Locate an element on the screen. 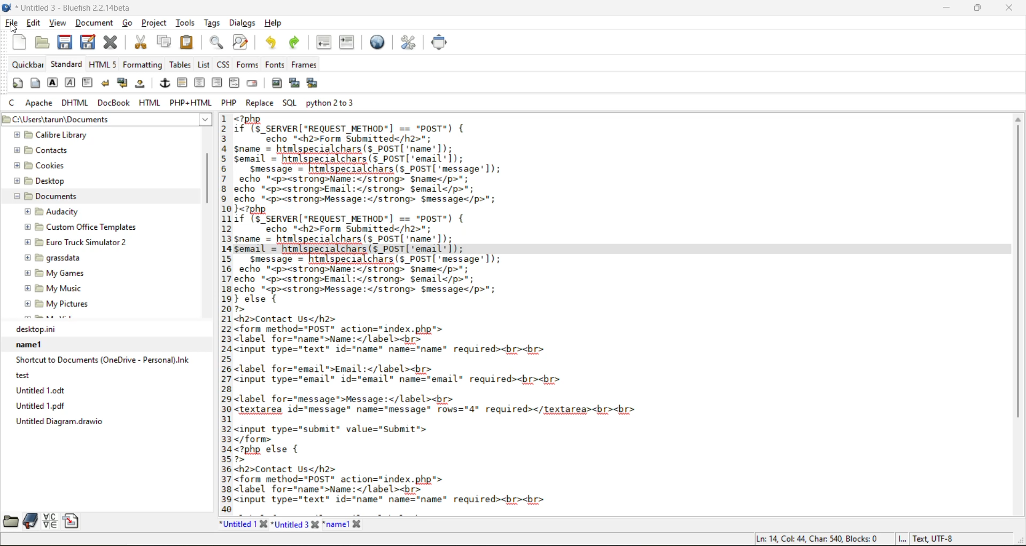 The height and width of the screenshot is (546, 1026). tables is located at coordinates (179, 65).